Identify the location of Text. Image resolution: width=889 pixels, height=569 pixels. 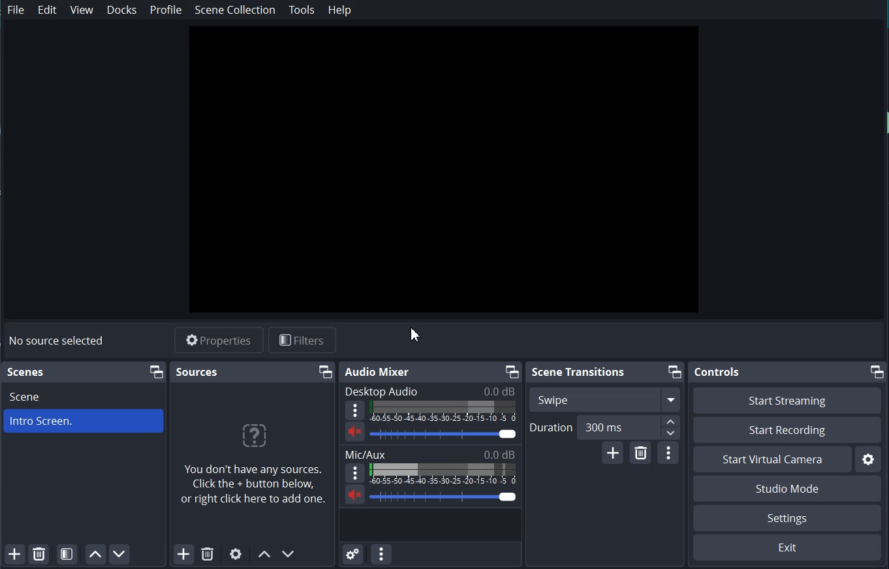
(430, 391).